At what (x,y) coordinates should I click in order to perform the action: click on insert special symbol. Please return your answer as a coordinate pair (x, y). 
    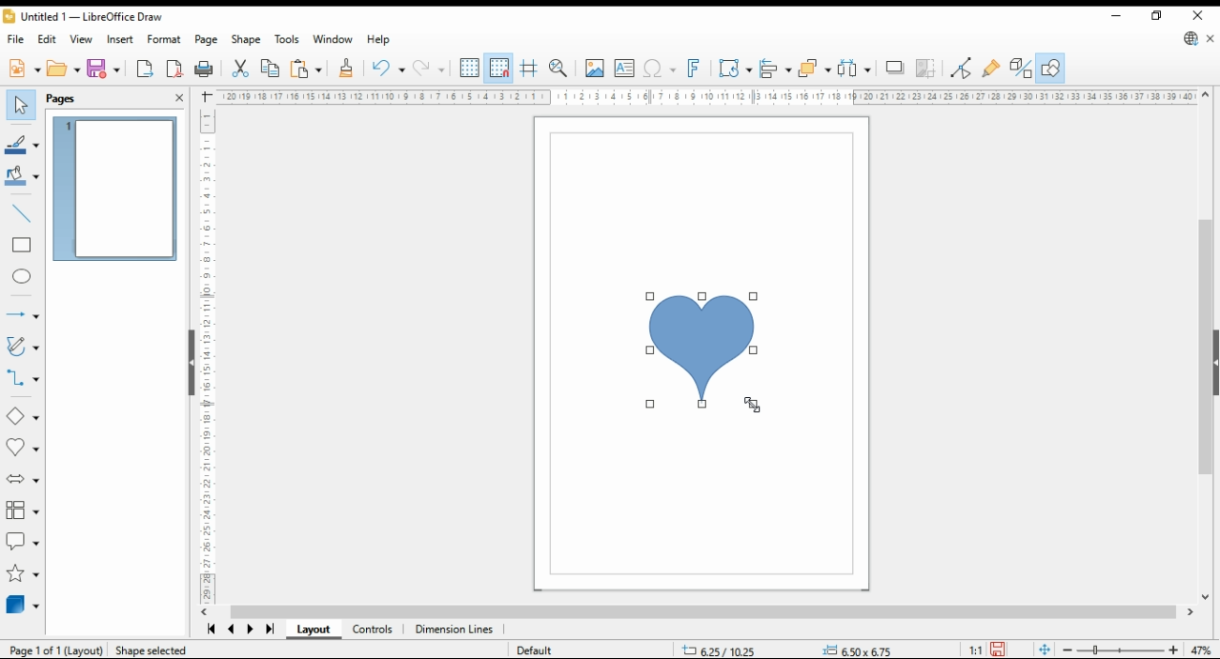
    Looking at the image, I should click on (660, 69).